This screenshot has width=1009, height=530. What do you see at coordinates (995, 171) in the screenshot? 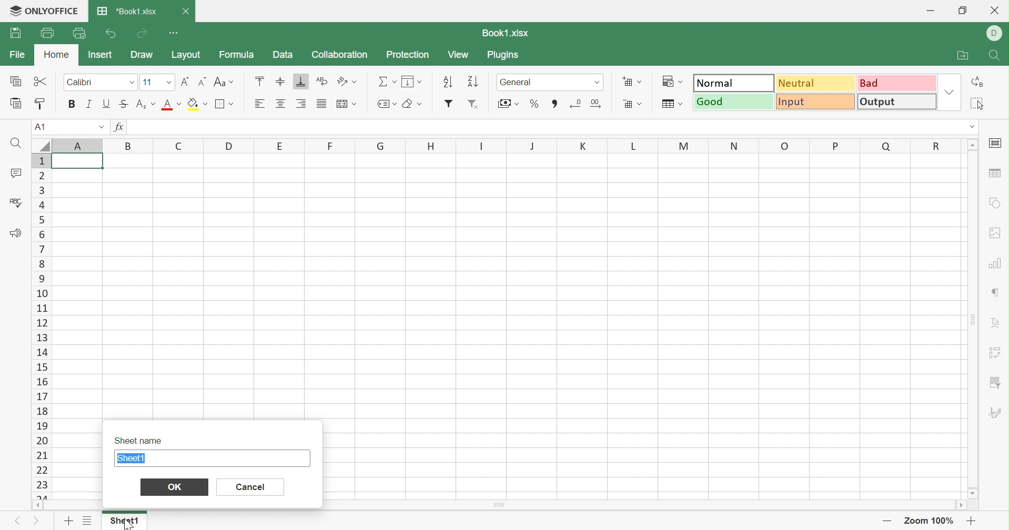
I see `Table settings` at bounding box center [995, 171].